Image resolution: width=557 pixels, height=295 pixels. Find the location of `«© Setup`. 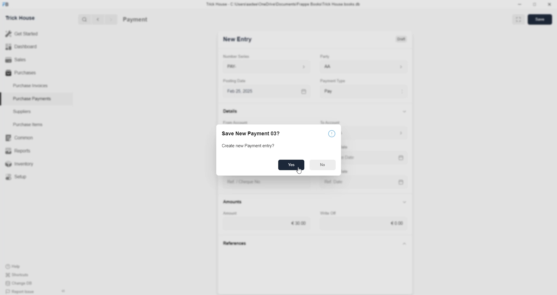

«© Setup is located at coordinates (18, 177).